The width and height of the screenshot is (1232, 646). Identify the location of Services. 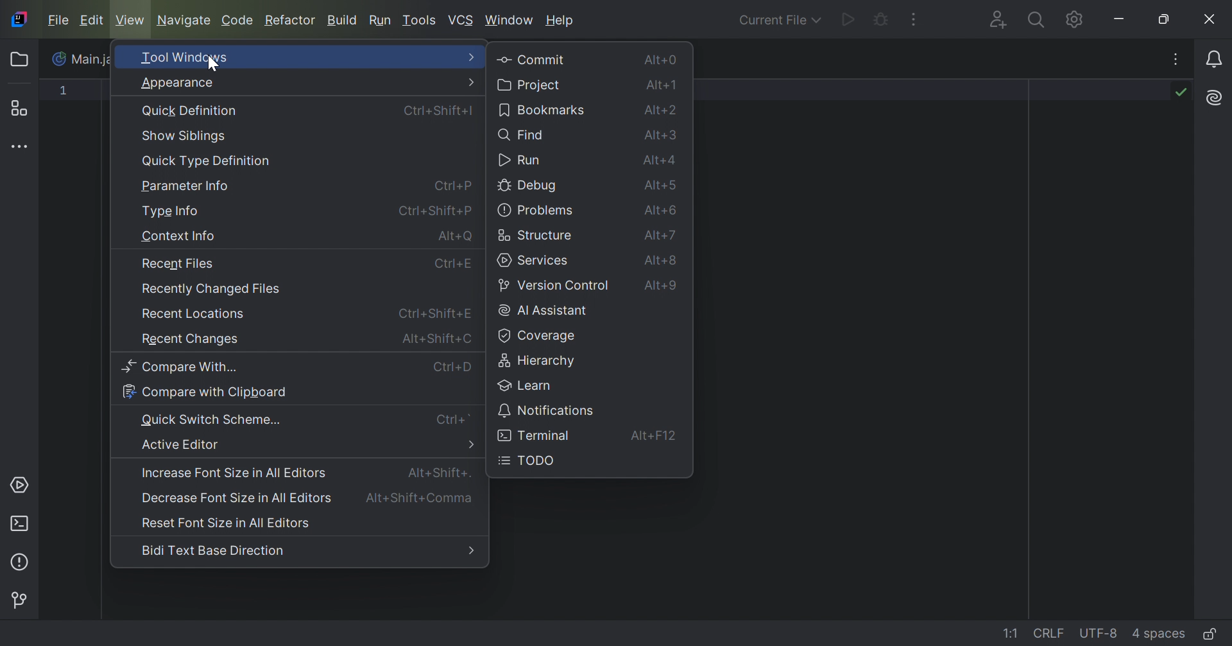
(536, 261).